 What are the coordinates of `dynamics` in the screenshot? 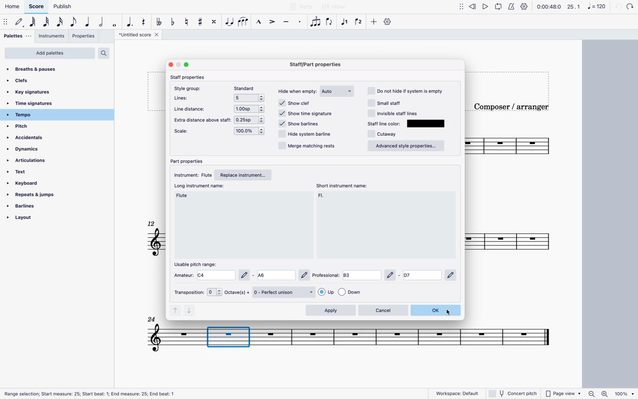 It's located at (27, 149).